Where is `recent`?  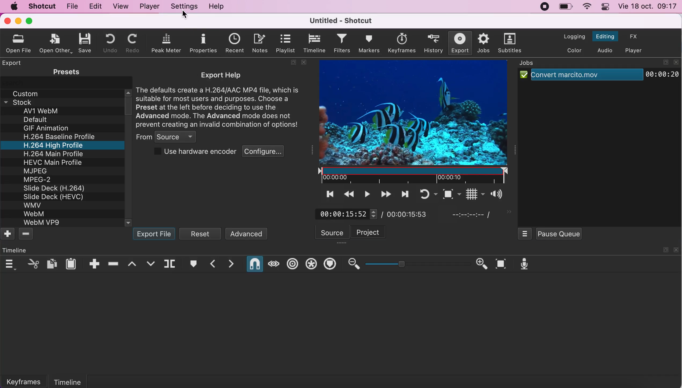 recent is located at coordinates (232, 43).